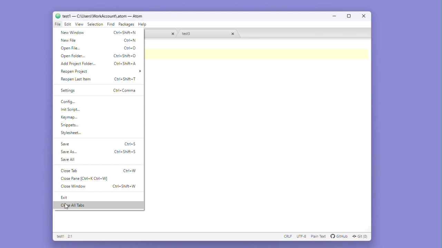 This screenshot has height=248, width=442. Describe the element at coordinates (75, 63) in the screenshot. I see `Add project folder` at that location.